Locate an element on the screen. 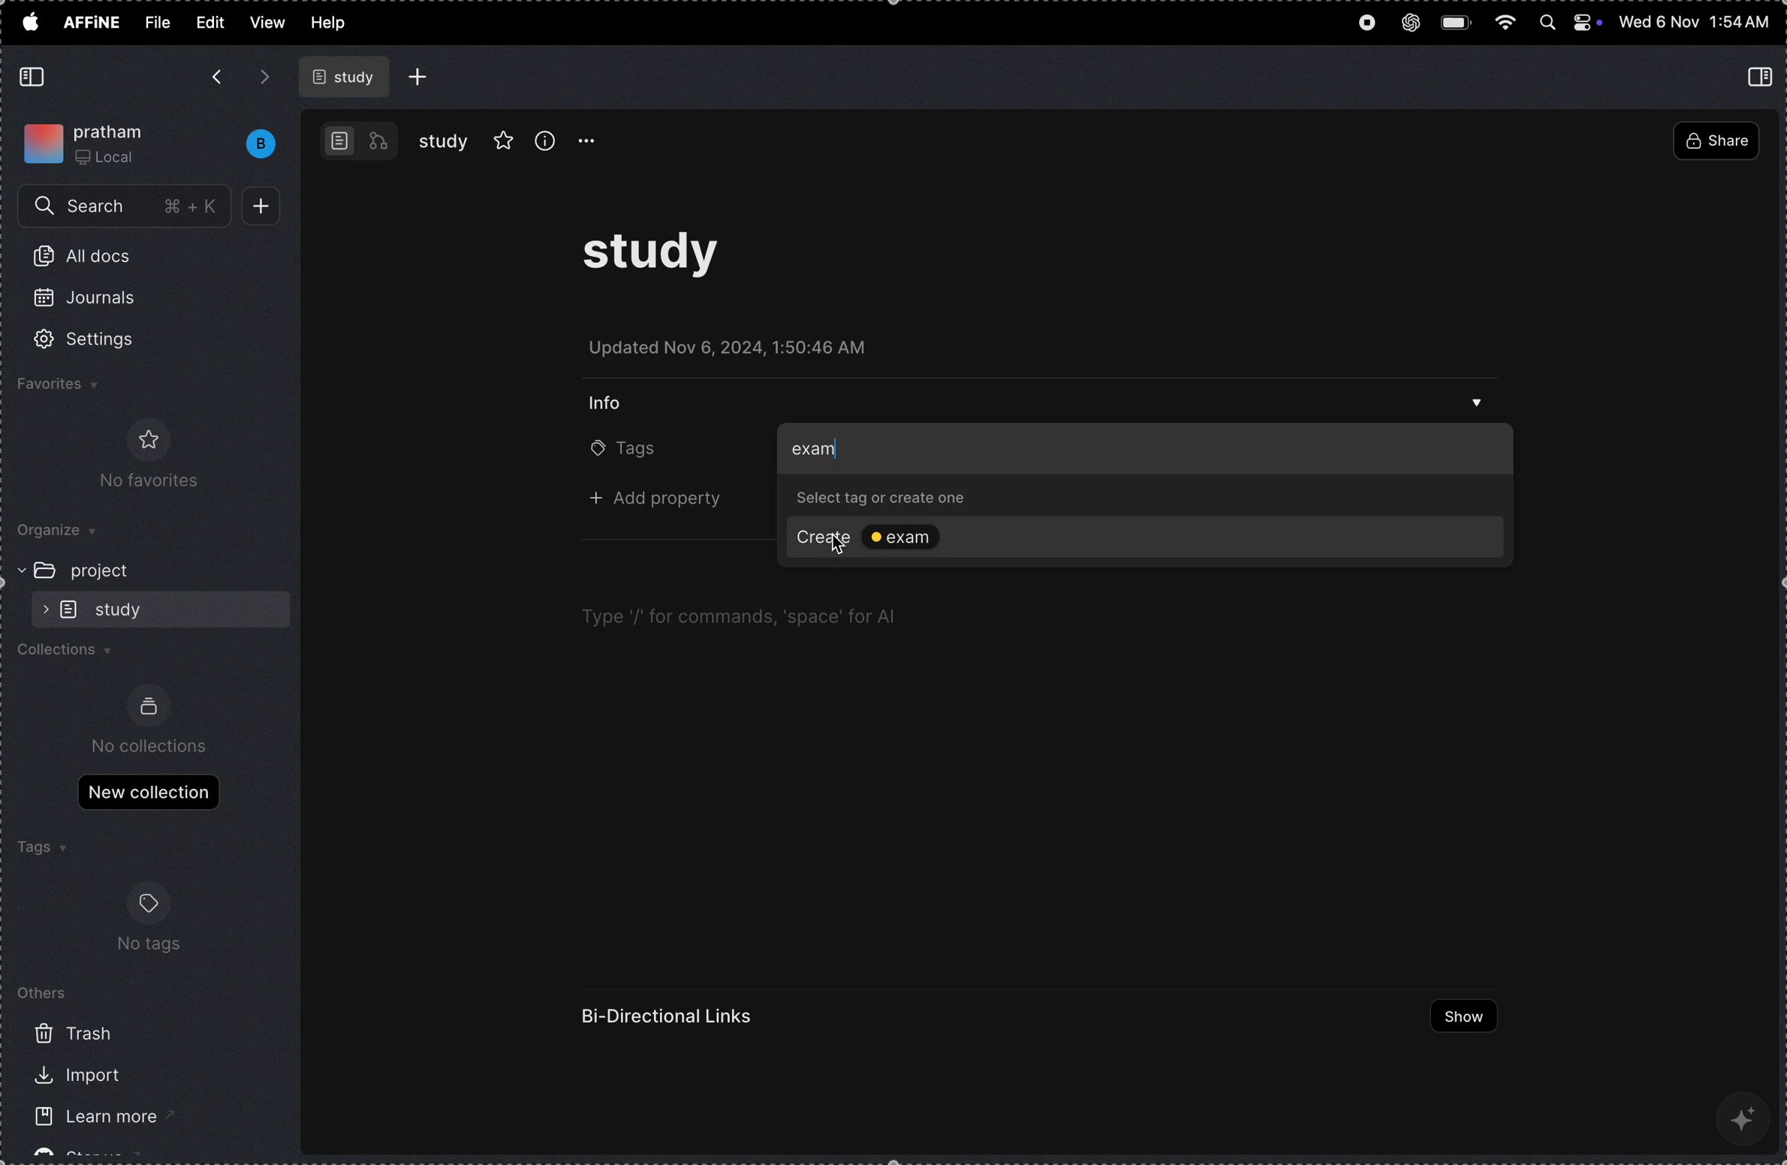 The image size is (1787, 1165). help is located at coordinates (336, 24).